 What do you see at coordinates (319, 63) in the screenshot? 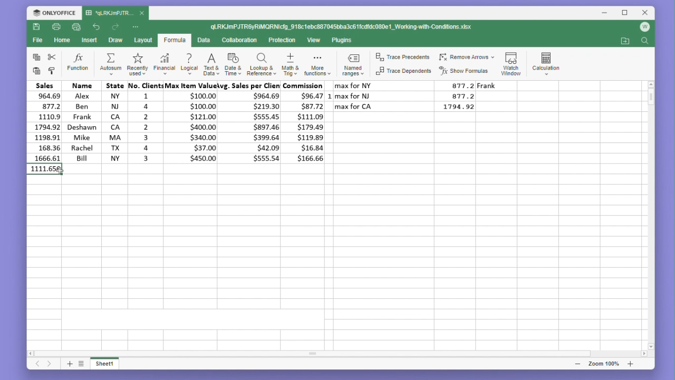
I see `More functions` at bounding box center [319, 63].